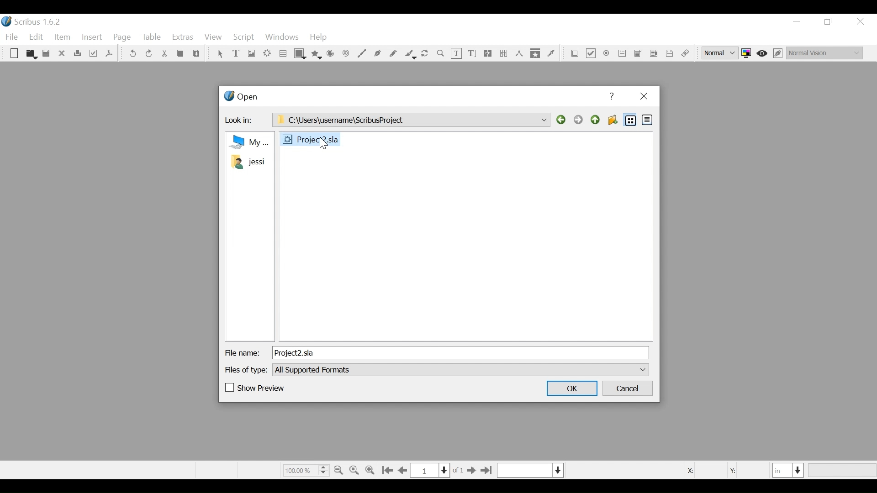 This screenshot has height=493, width=877. What do you see at coordinates (684, 54) in the screenshot?
I see `Link Annotations` at bounding box center [684, 54].